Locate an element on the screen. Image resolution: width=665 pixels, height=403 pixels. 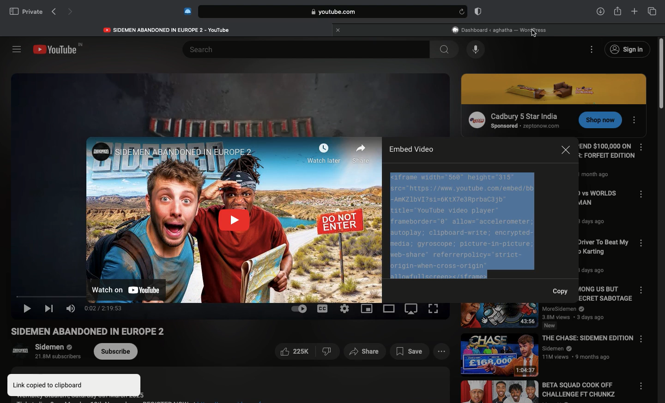
Next video is located at coordinates (50, 309).